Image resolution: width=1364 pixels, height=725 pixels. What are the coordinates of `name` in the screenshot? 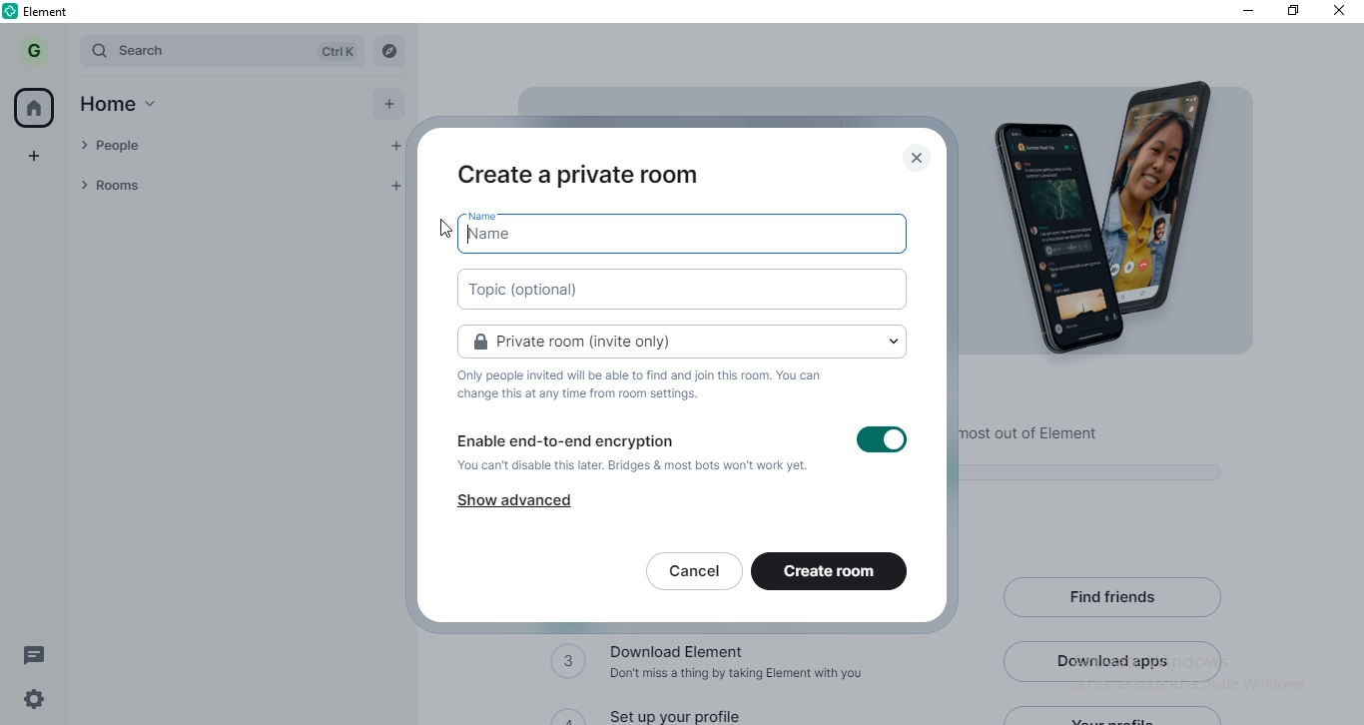 It's located at (686, 234).